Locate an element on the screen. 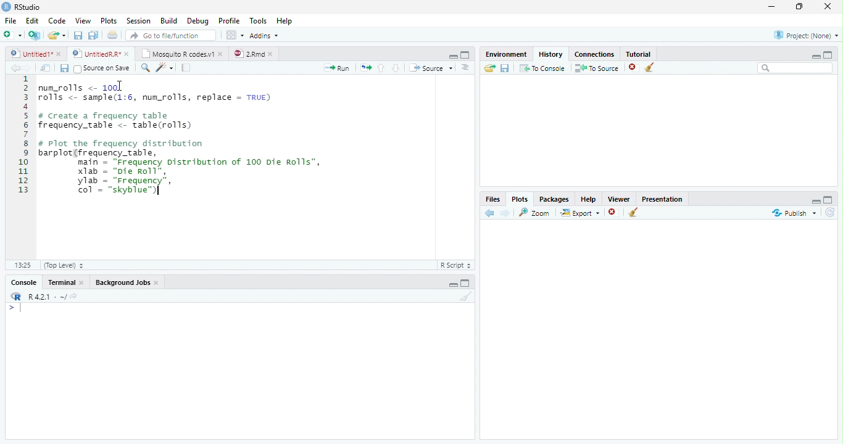 The width and height of the screenshot is (843, 444). Go to next section of code is located at coordinates (396, 68).